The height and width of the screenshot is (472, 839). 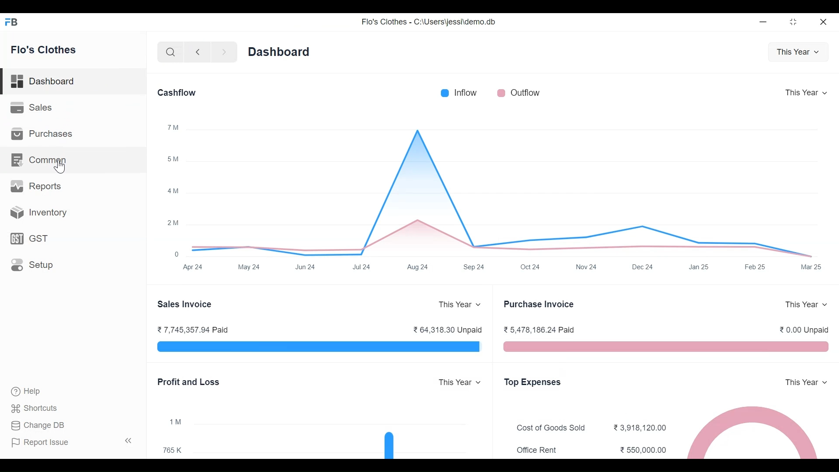 I want to click on This Year, so click(x=460, y=382).